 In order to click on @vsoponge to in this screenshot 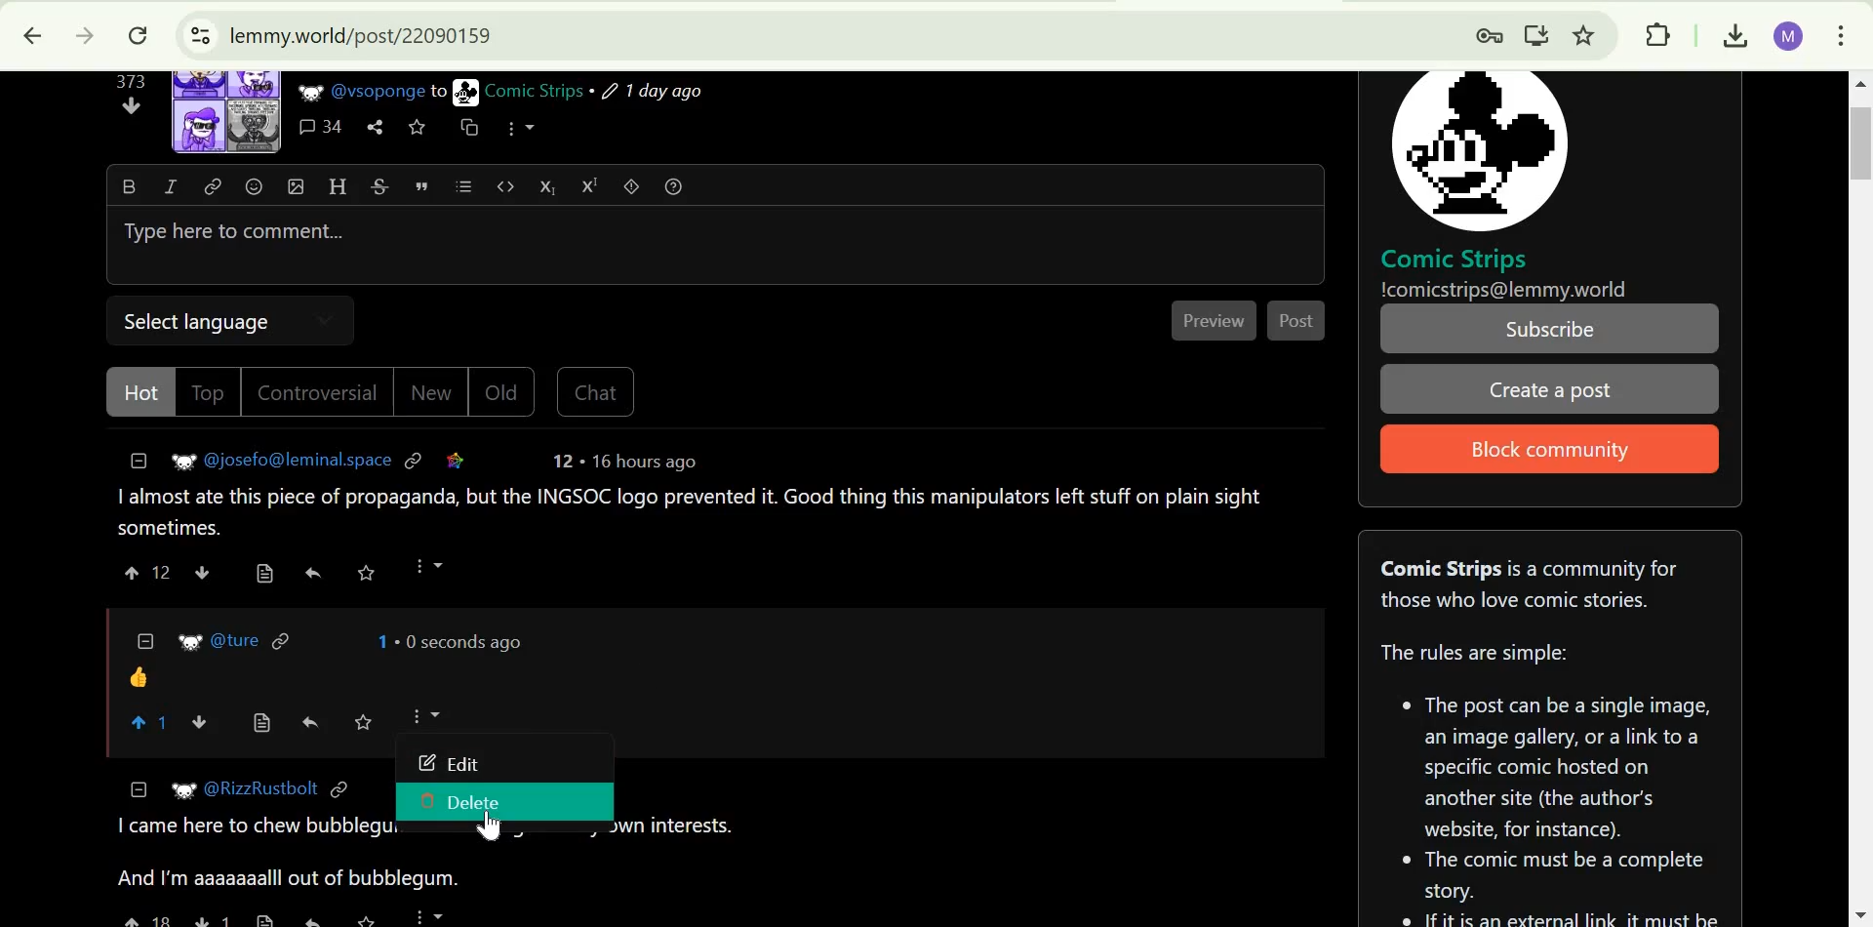, I will do `click(389, 91)`.